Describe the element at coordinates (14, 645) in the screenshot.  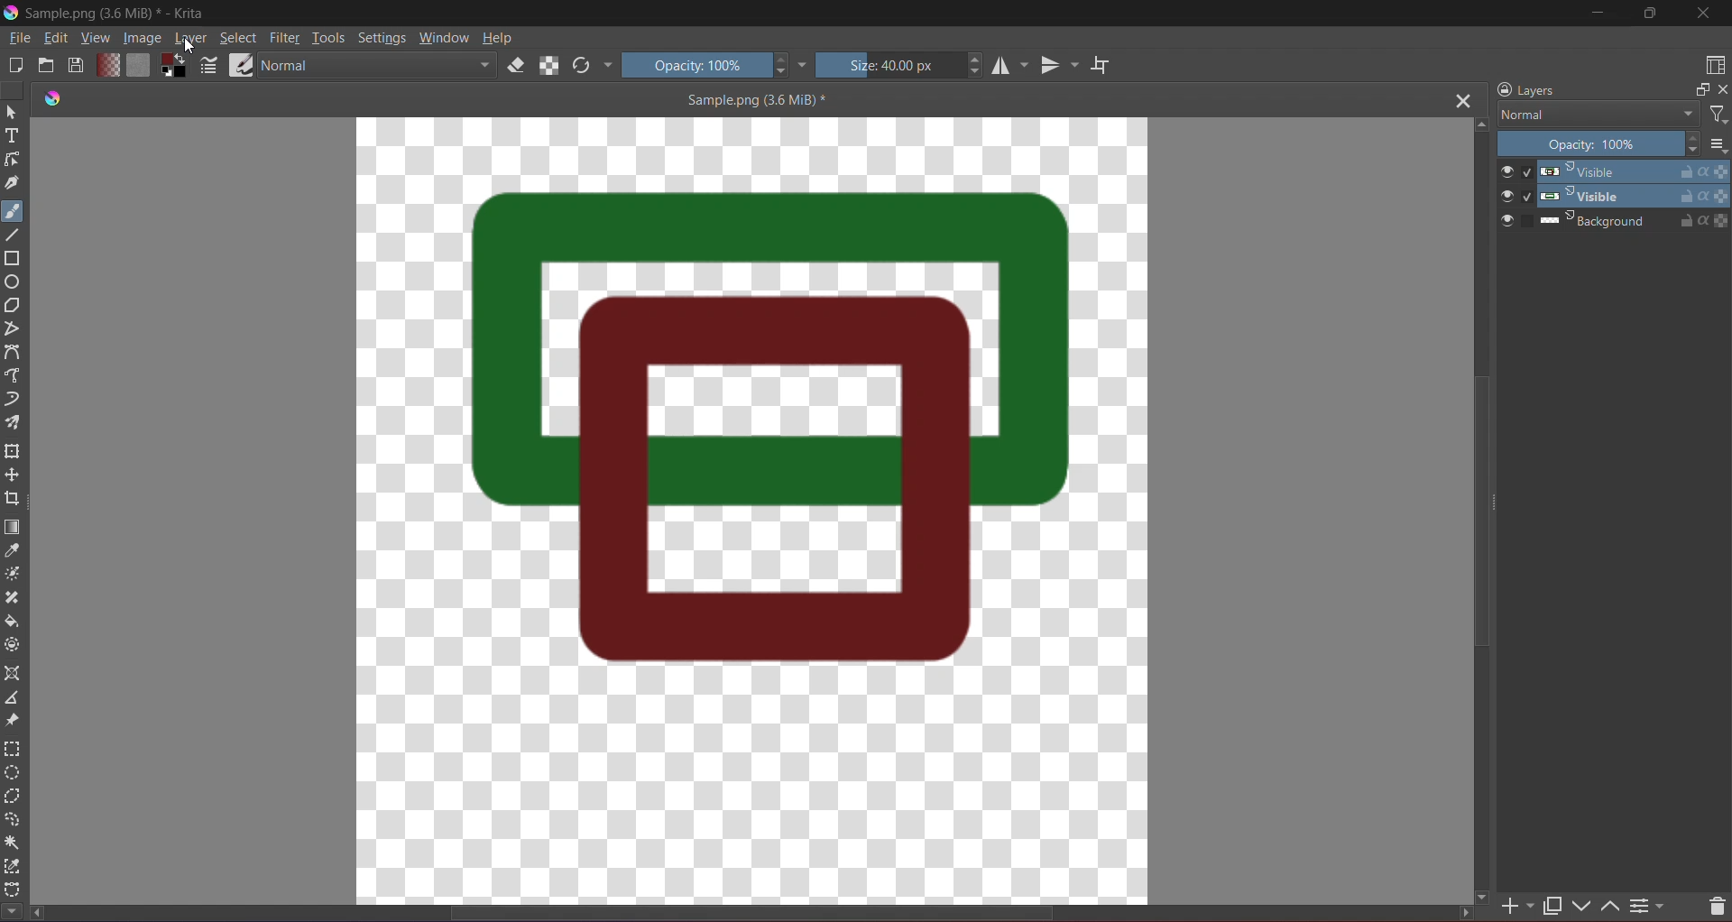
I see `Enclose and fill` at that location.